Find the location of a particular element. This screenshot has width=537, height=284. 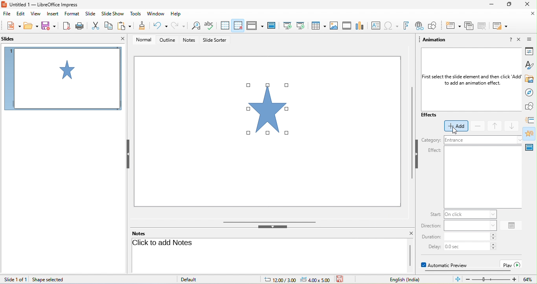

help is located at coordinates (176, 14).